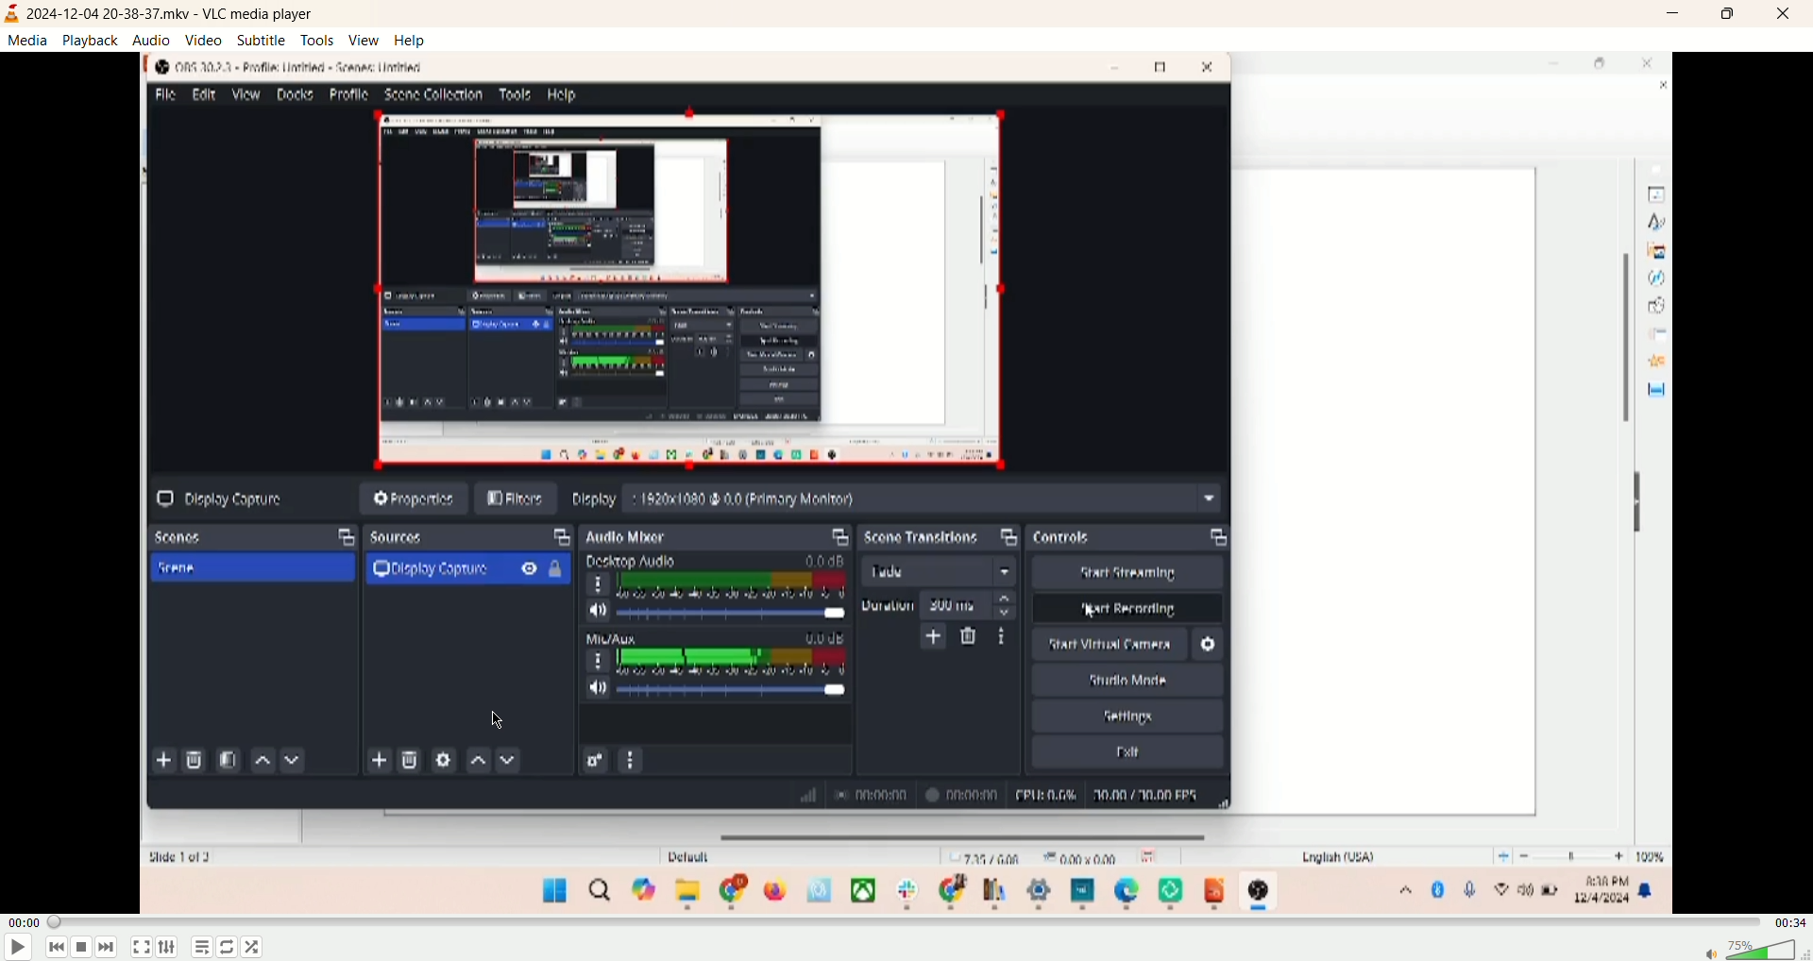  Describe the element at coordinates (250, 948) in the screenshot. I see `random` at that location.